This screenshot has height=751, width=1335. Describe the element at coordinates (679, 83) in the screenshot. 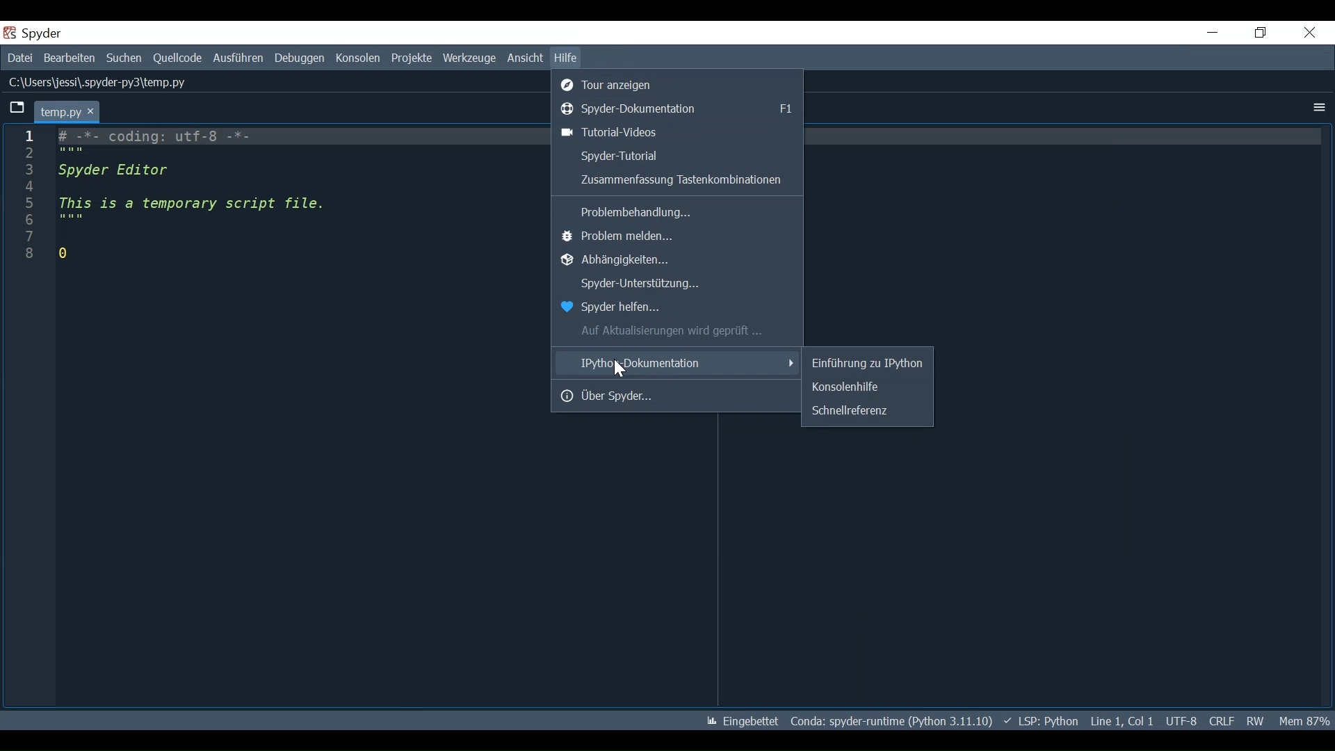

I see `Show Tour` at that location.